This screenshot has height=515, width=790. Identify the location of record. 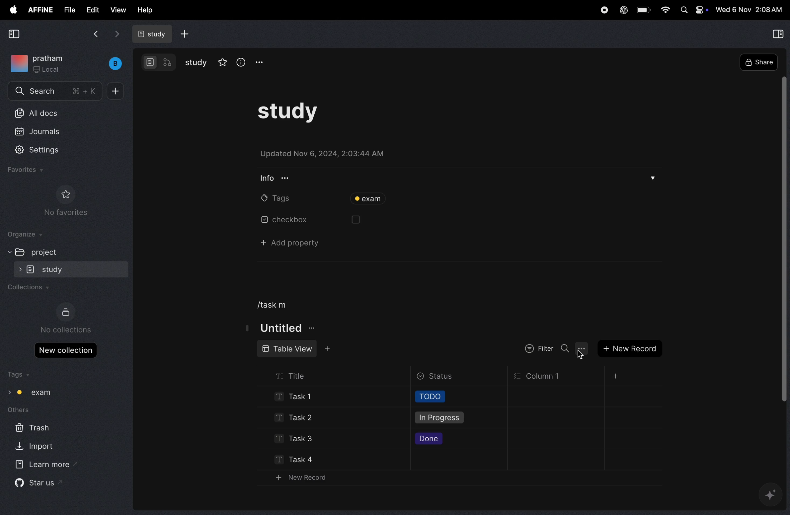
(602, 10).